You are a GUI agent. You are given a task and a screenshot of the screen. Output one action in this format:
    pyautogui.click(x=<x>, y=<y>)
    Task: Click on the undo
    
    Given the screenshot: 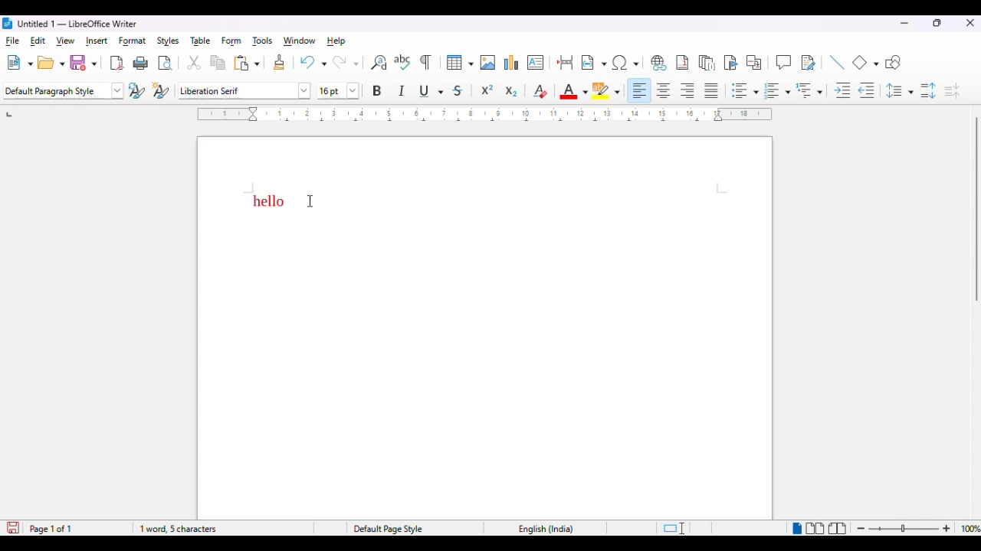 What is the action you would take?
    pyautogui.click(x=313, y=62)
    